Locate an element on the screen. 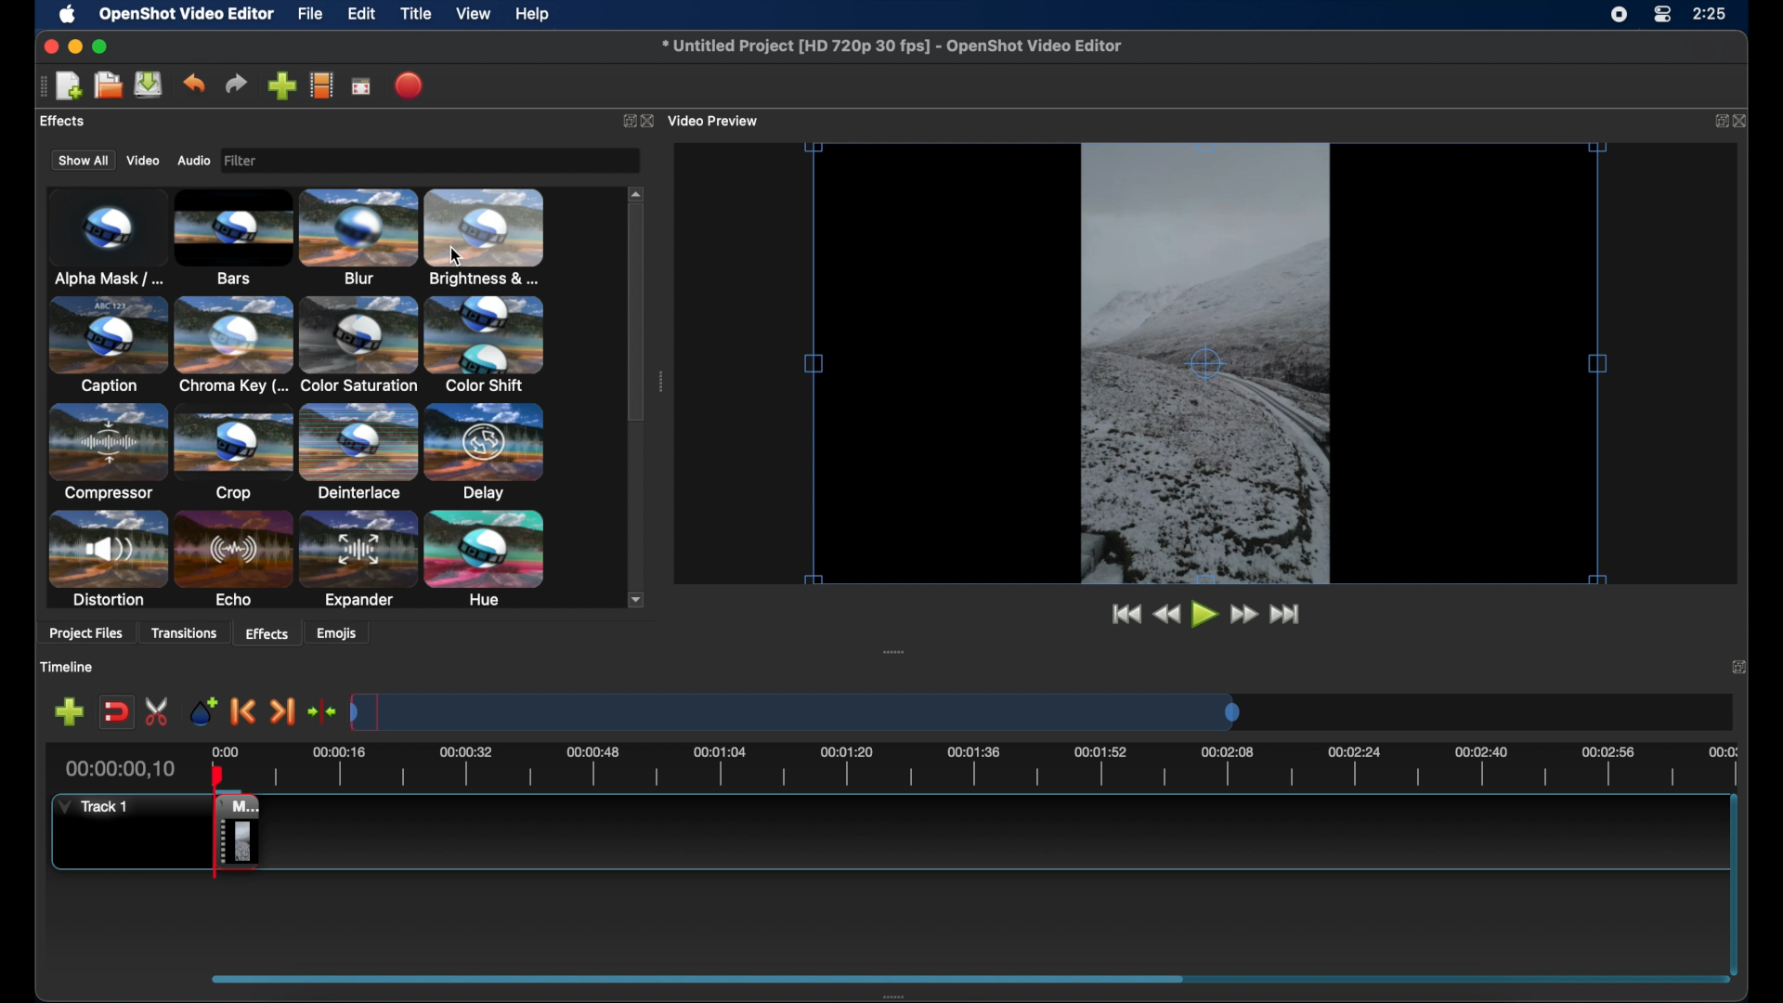 This screenshot has height=1003, width=1783. add marker is located at coordinates (202, 710).